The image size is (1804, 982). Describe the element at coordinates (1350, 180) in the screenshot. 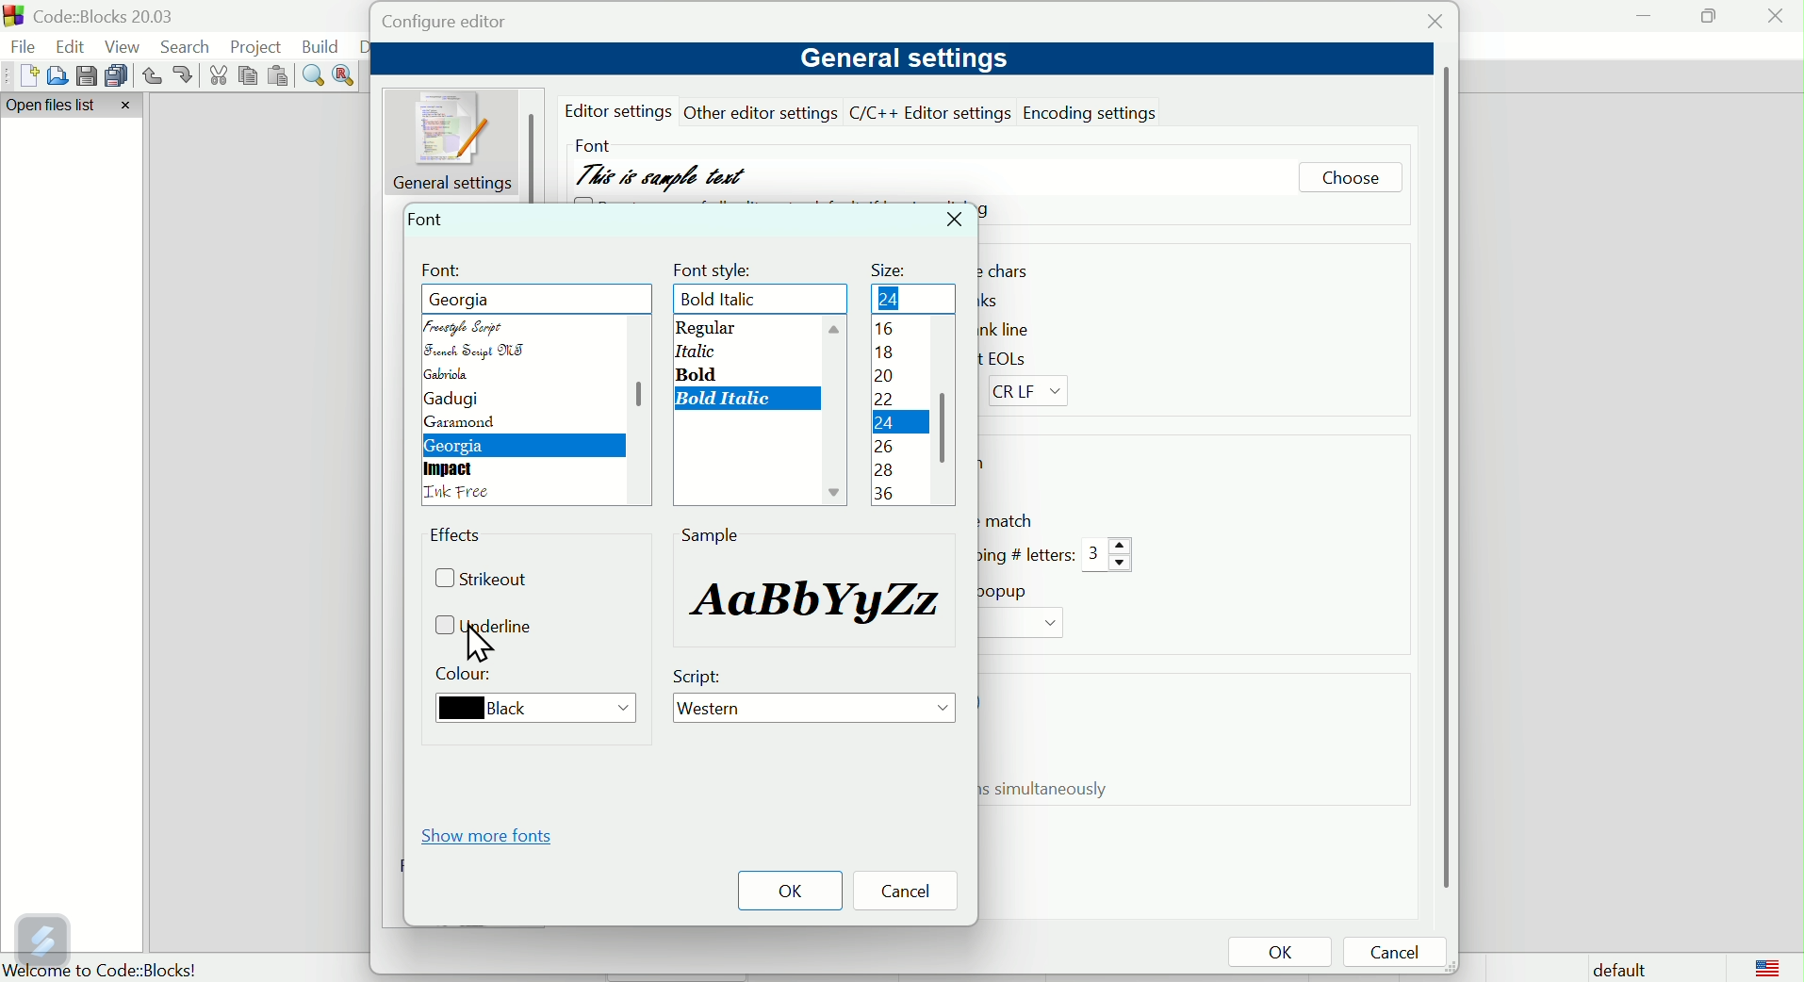

I see `Choose` at that location.